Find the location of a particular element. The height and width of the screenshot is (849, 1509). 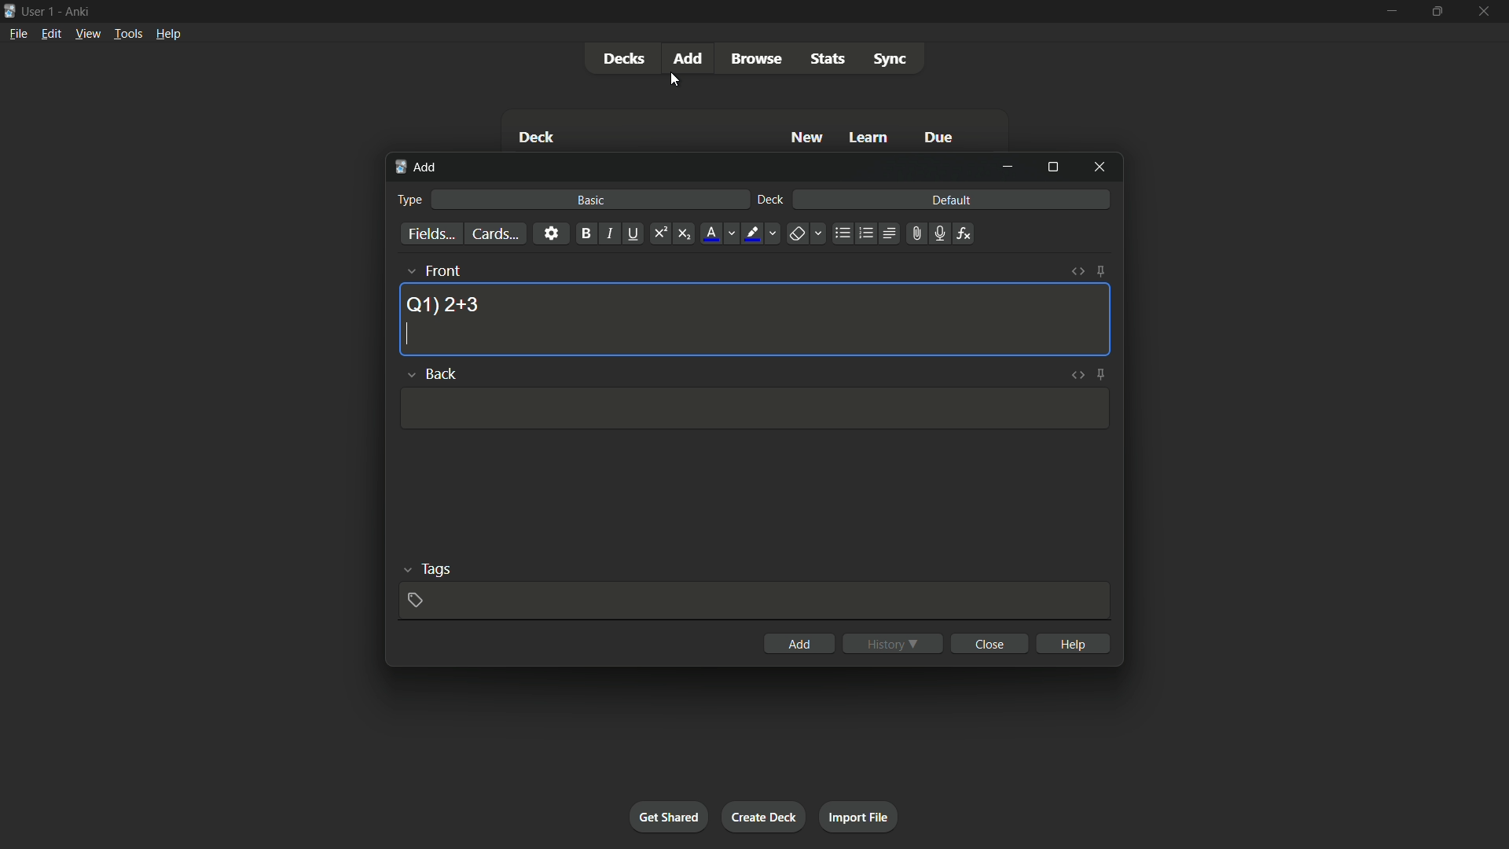

history is located at coordinates (893, 644).